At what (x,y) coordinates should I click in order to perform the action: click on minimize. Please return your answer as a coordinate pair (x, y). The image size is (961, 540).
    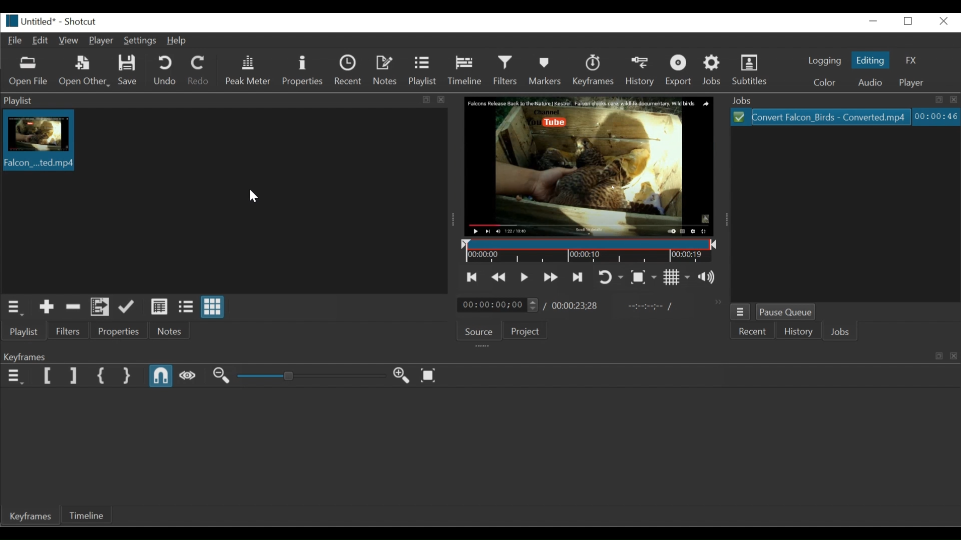
    Looking at the image, I should click on (873, 21).